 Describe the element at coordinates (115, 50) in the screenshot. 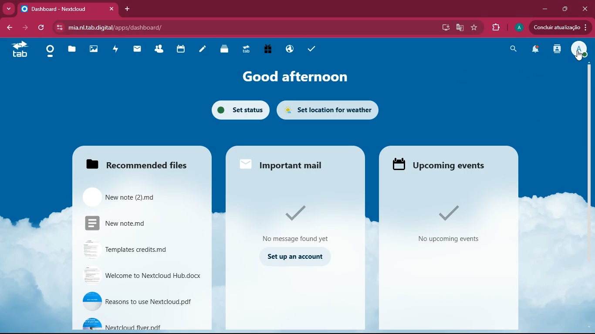

I see `activity` at that location.